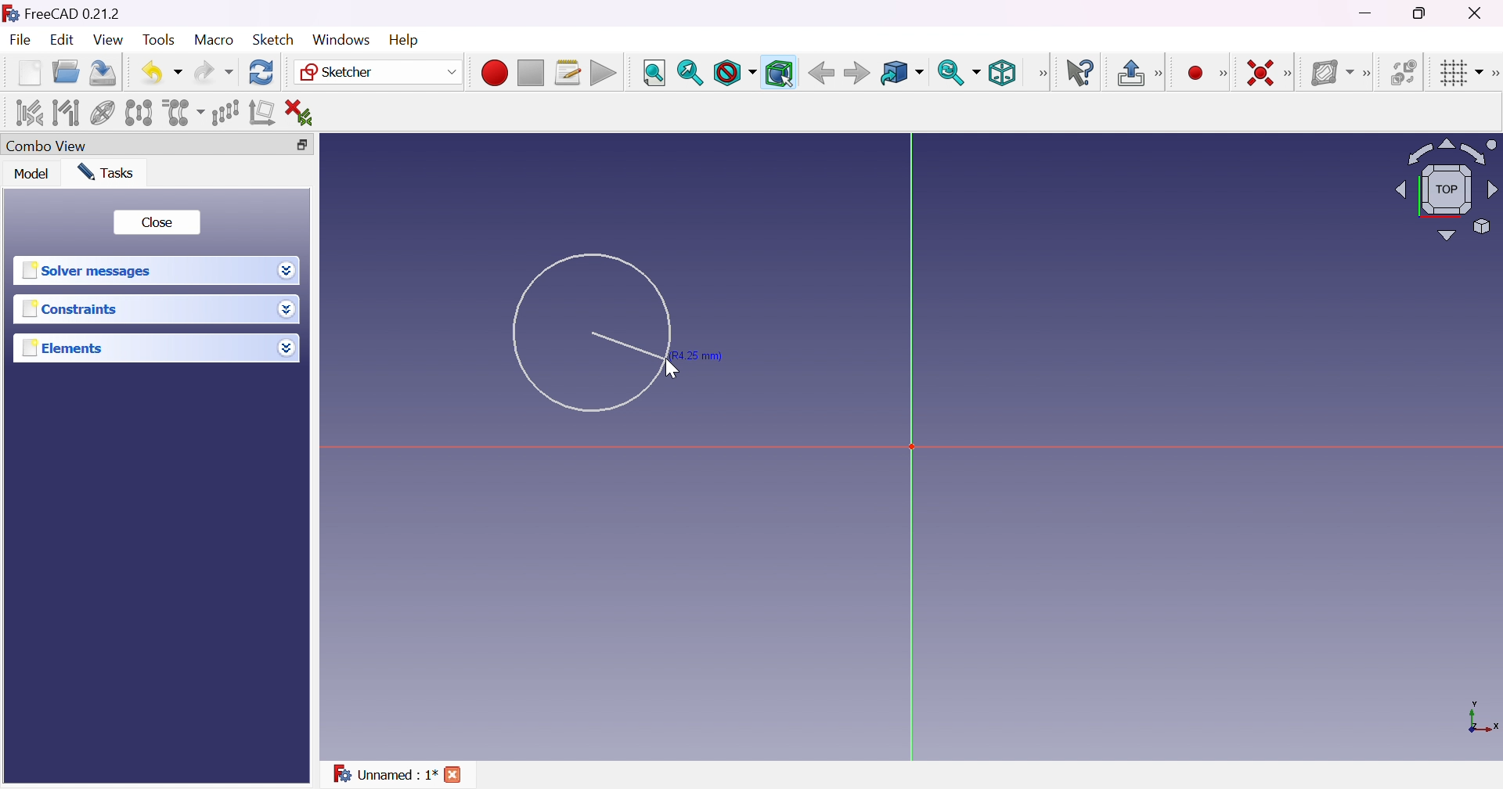 The width and height of the screenshot is (1503, 789). I want to click on Tasks, so click(106, 172).